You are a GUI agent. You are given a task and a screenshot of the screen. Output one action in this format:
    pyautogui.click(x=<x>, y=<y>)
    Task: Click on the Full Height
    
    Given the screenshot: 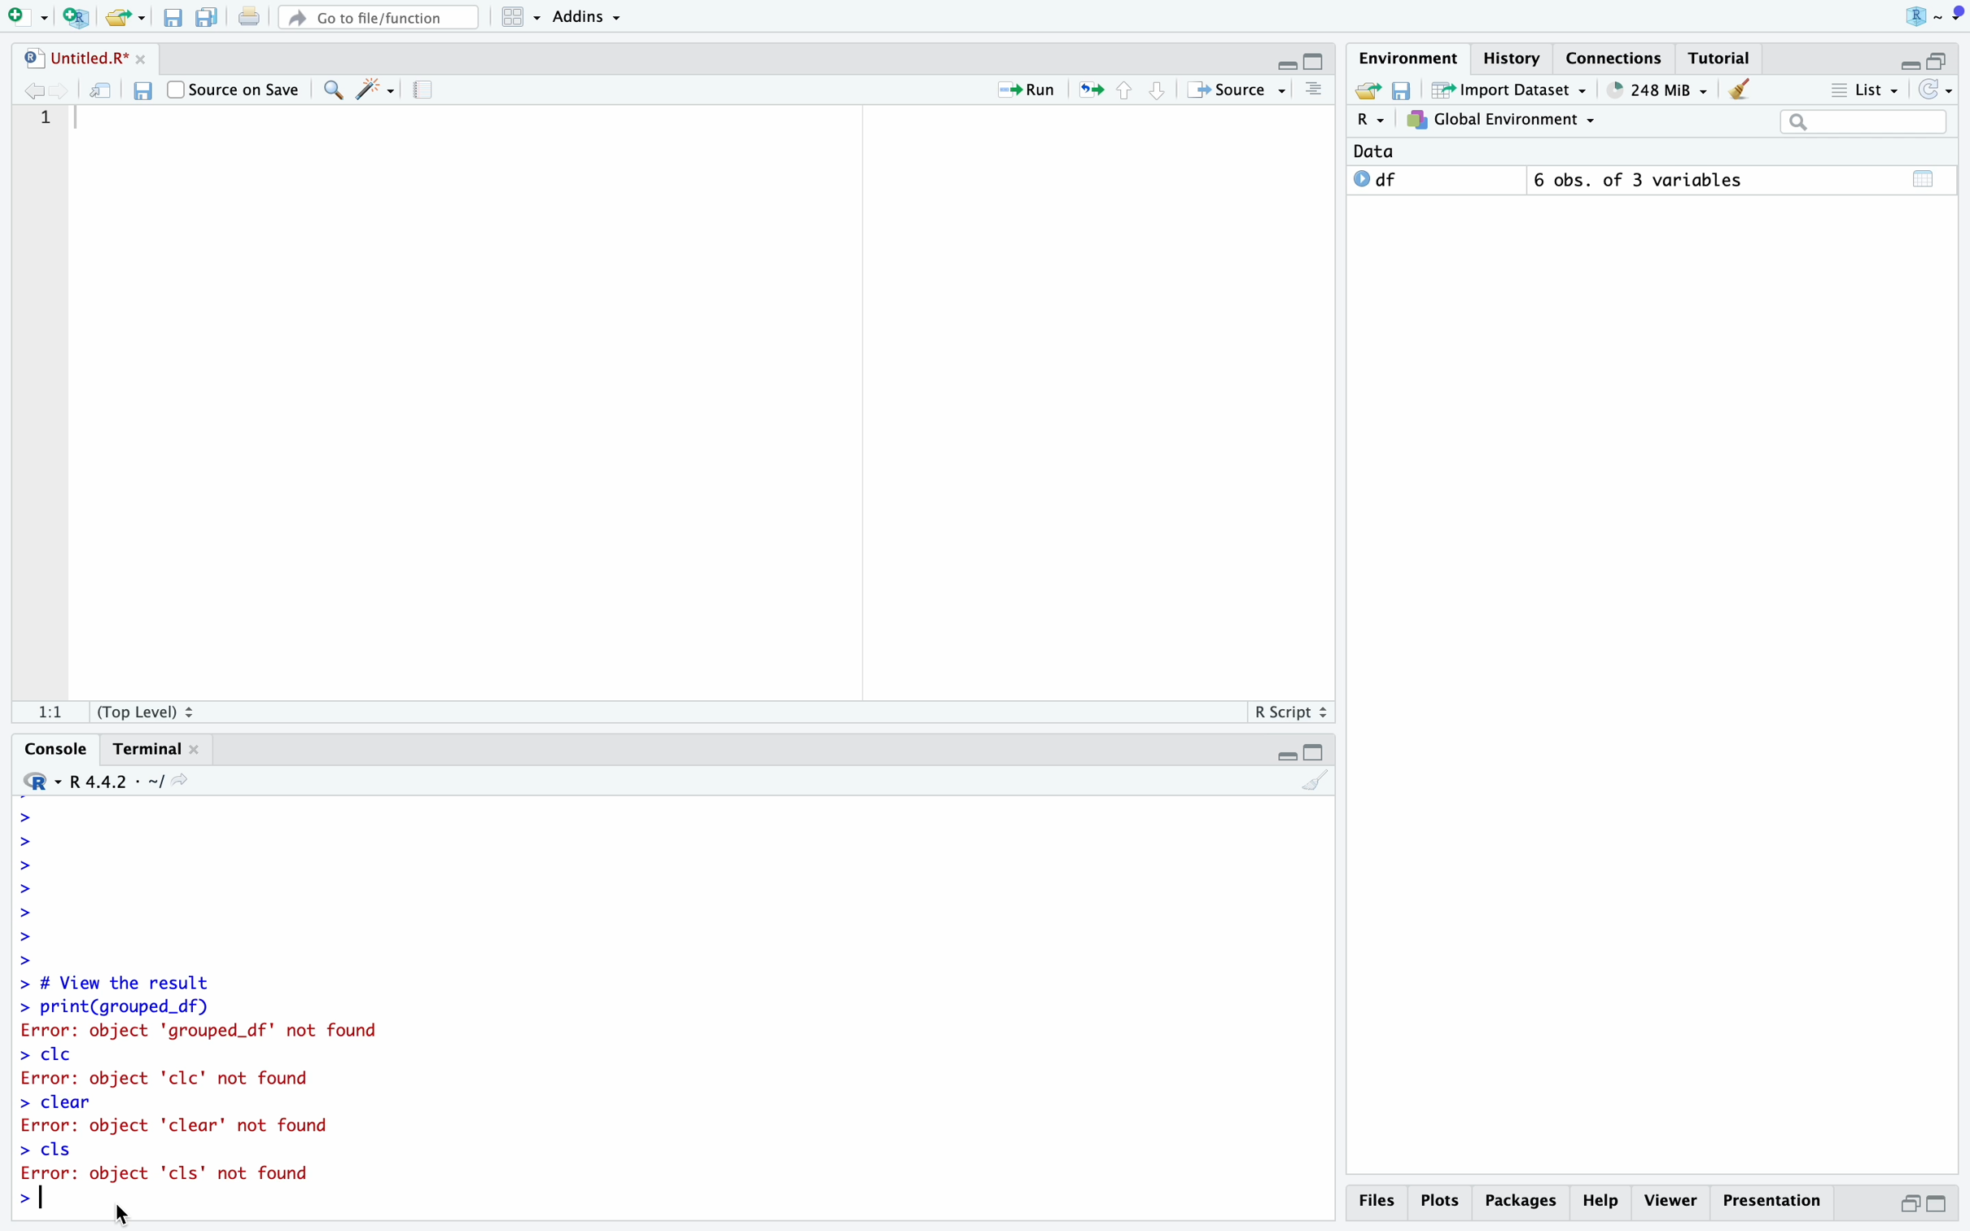 What is the action you would take?
    pyautogui.click(x=1316, y=59)
    